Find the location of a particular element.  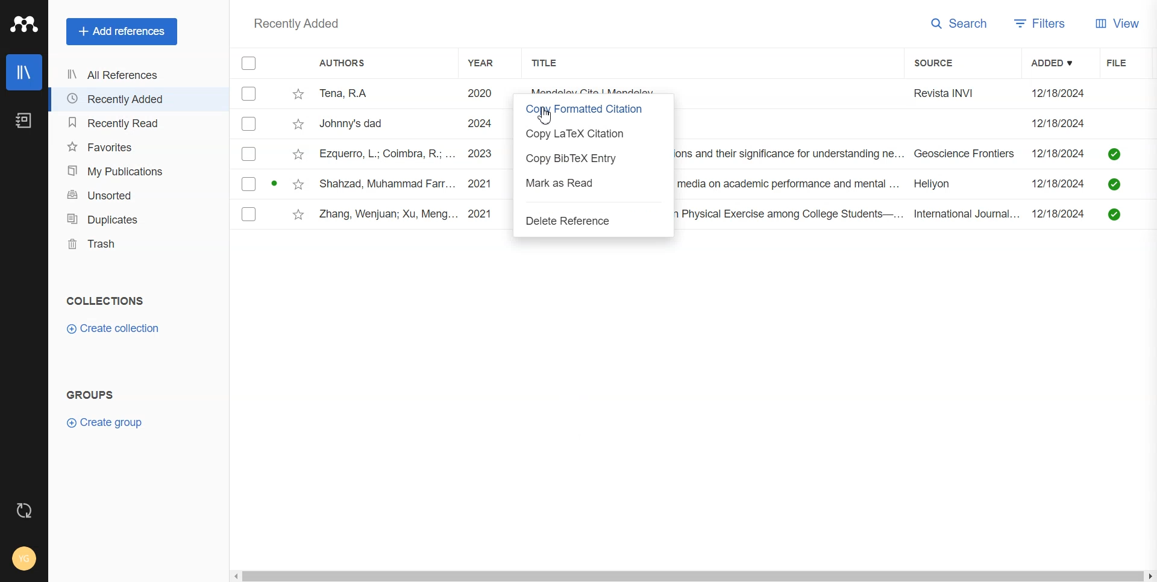

12/18/2024 is located at coordinates (1059, 123).